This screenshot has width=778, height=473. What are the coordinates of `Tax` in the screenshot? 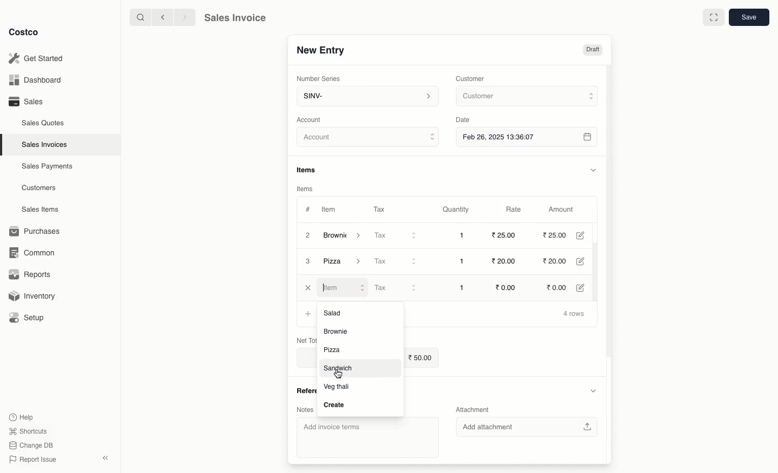 It's located at (397, 236).